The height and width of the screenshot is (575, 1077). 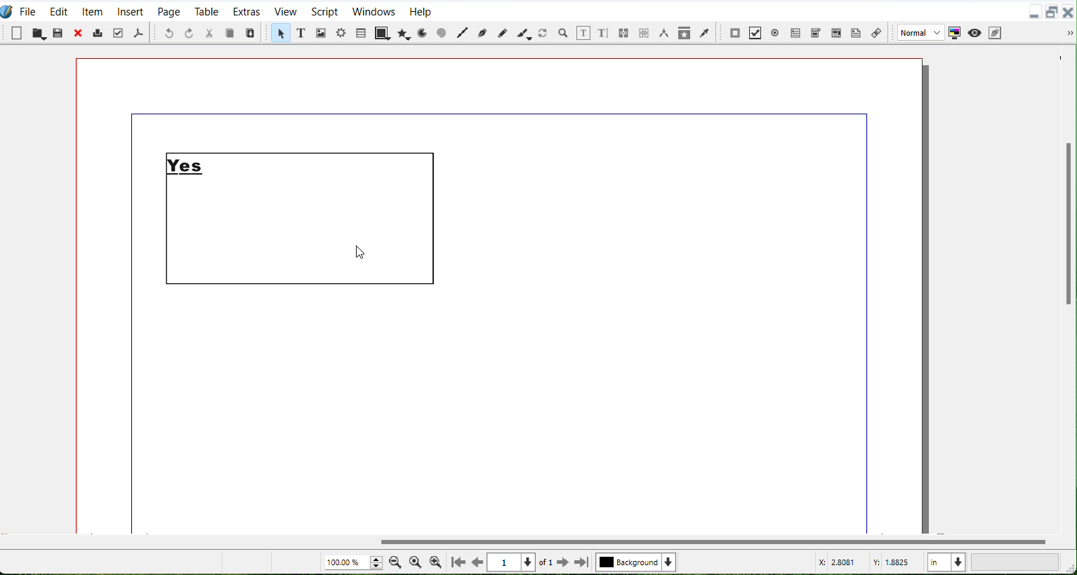 What do you see at coordinates (1052, 11) in the screenshot?
I see `Maximize` at bounding box center [1052, 11].